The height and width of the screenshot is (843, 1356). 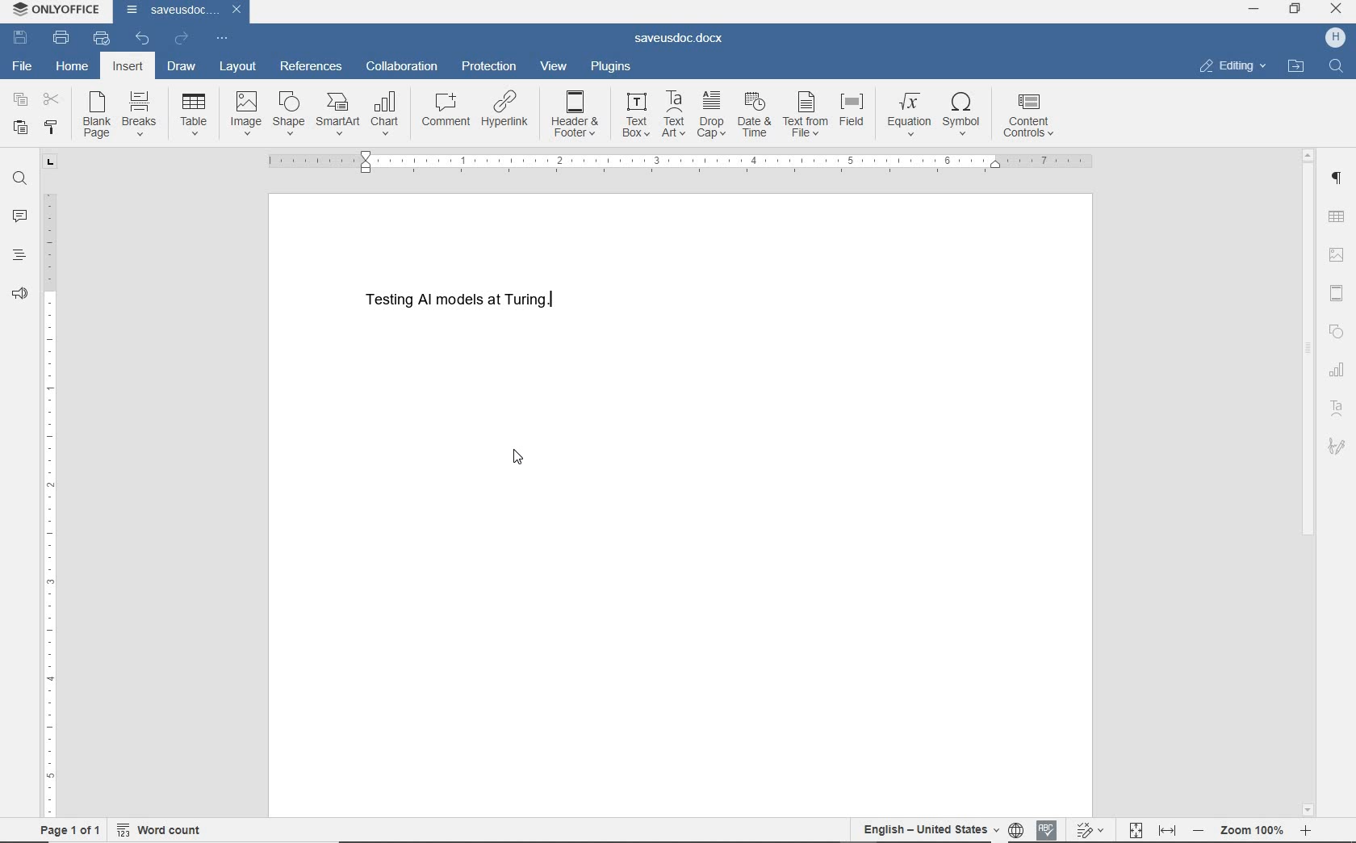 I want to click on cut, so click(x=53, y=99).